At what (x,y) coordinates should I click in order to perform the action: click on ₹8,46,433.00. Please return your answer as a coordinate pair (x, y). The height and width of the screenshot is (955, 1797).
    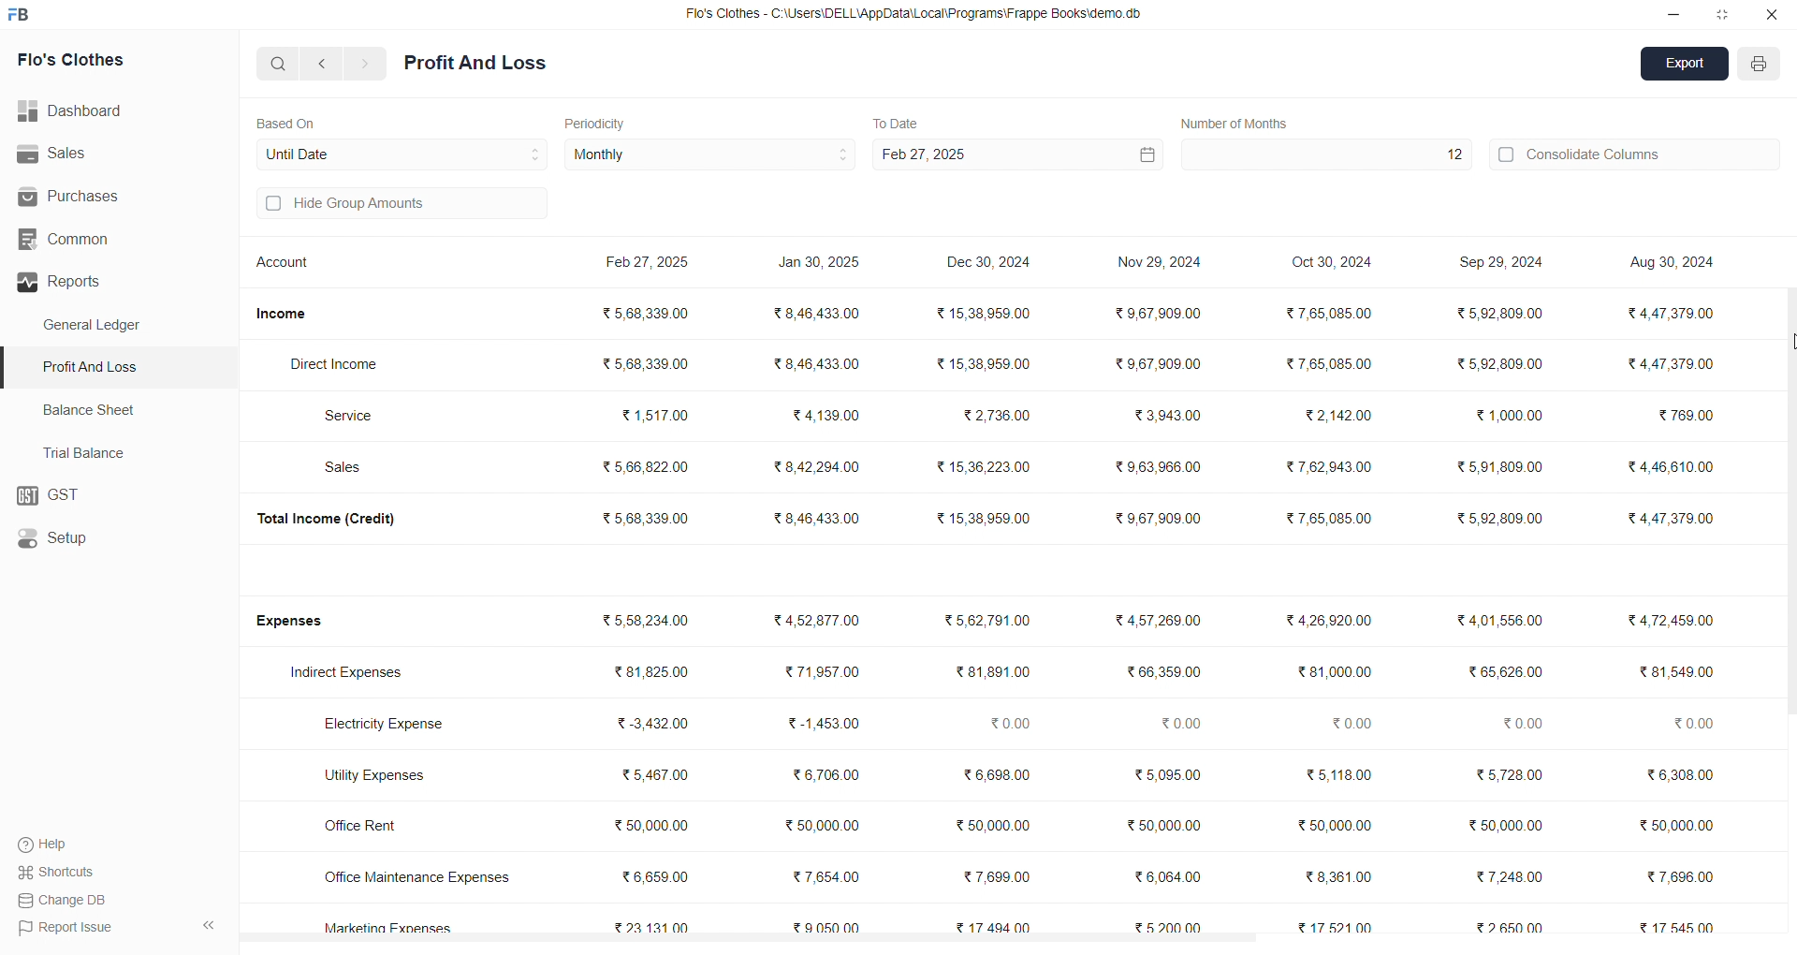
    Looking at the image, I should click on (818, 518).